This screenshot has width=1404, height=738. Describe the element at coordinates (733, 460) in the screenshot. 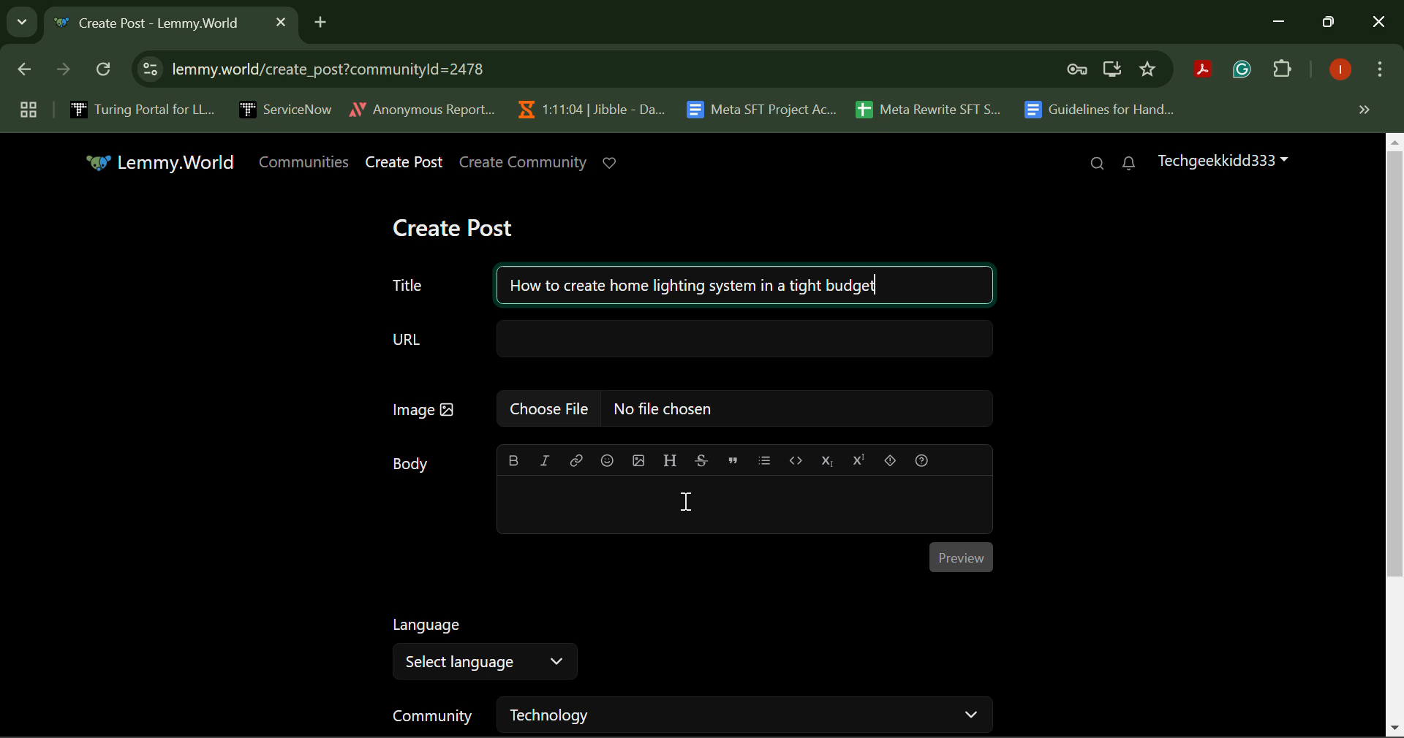

I see `quote` at that location.